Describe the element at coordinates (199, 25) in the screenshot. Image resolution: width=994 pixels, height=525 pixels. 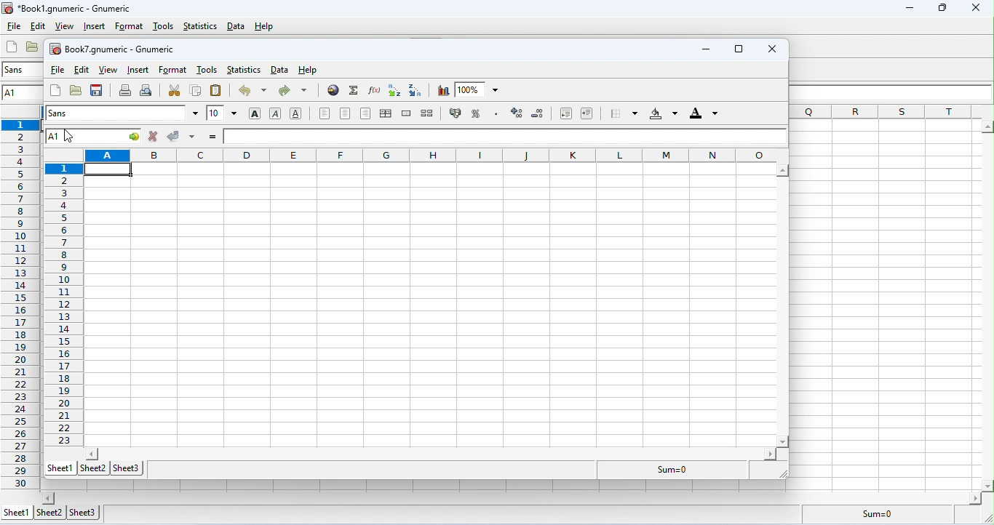
I see `statistics` at that location.